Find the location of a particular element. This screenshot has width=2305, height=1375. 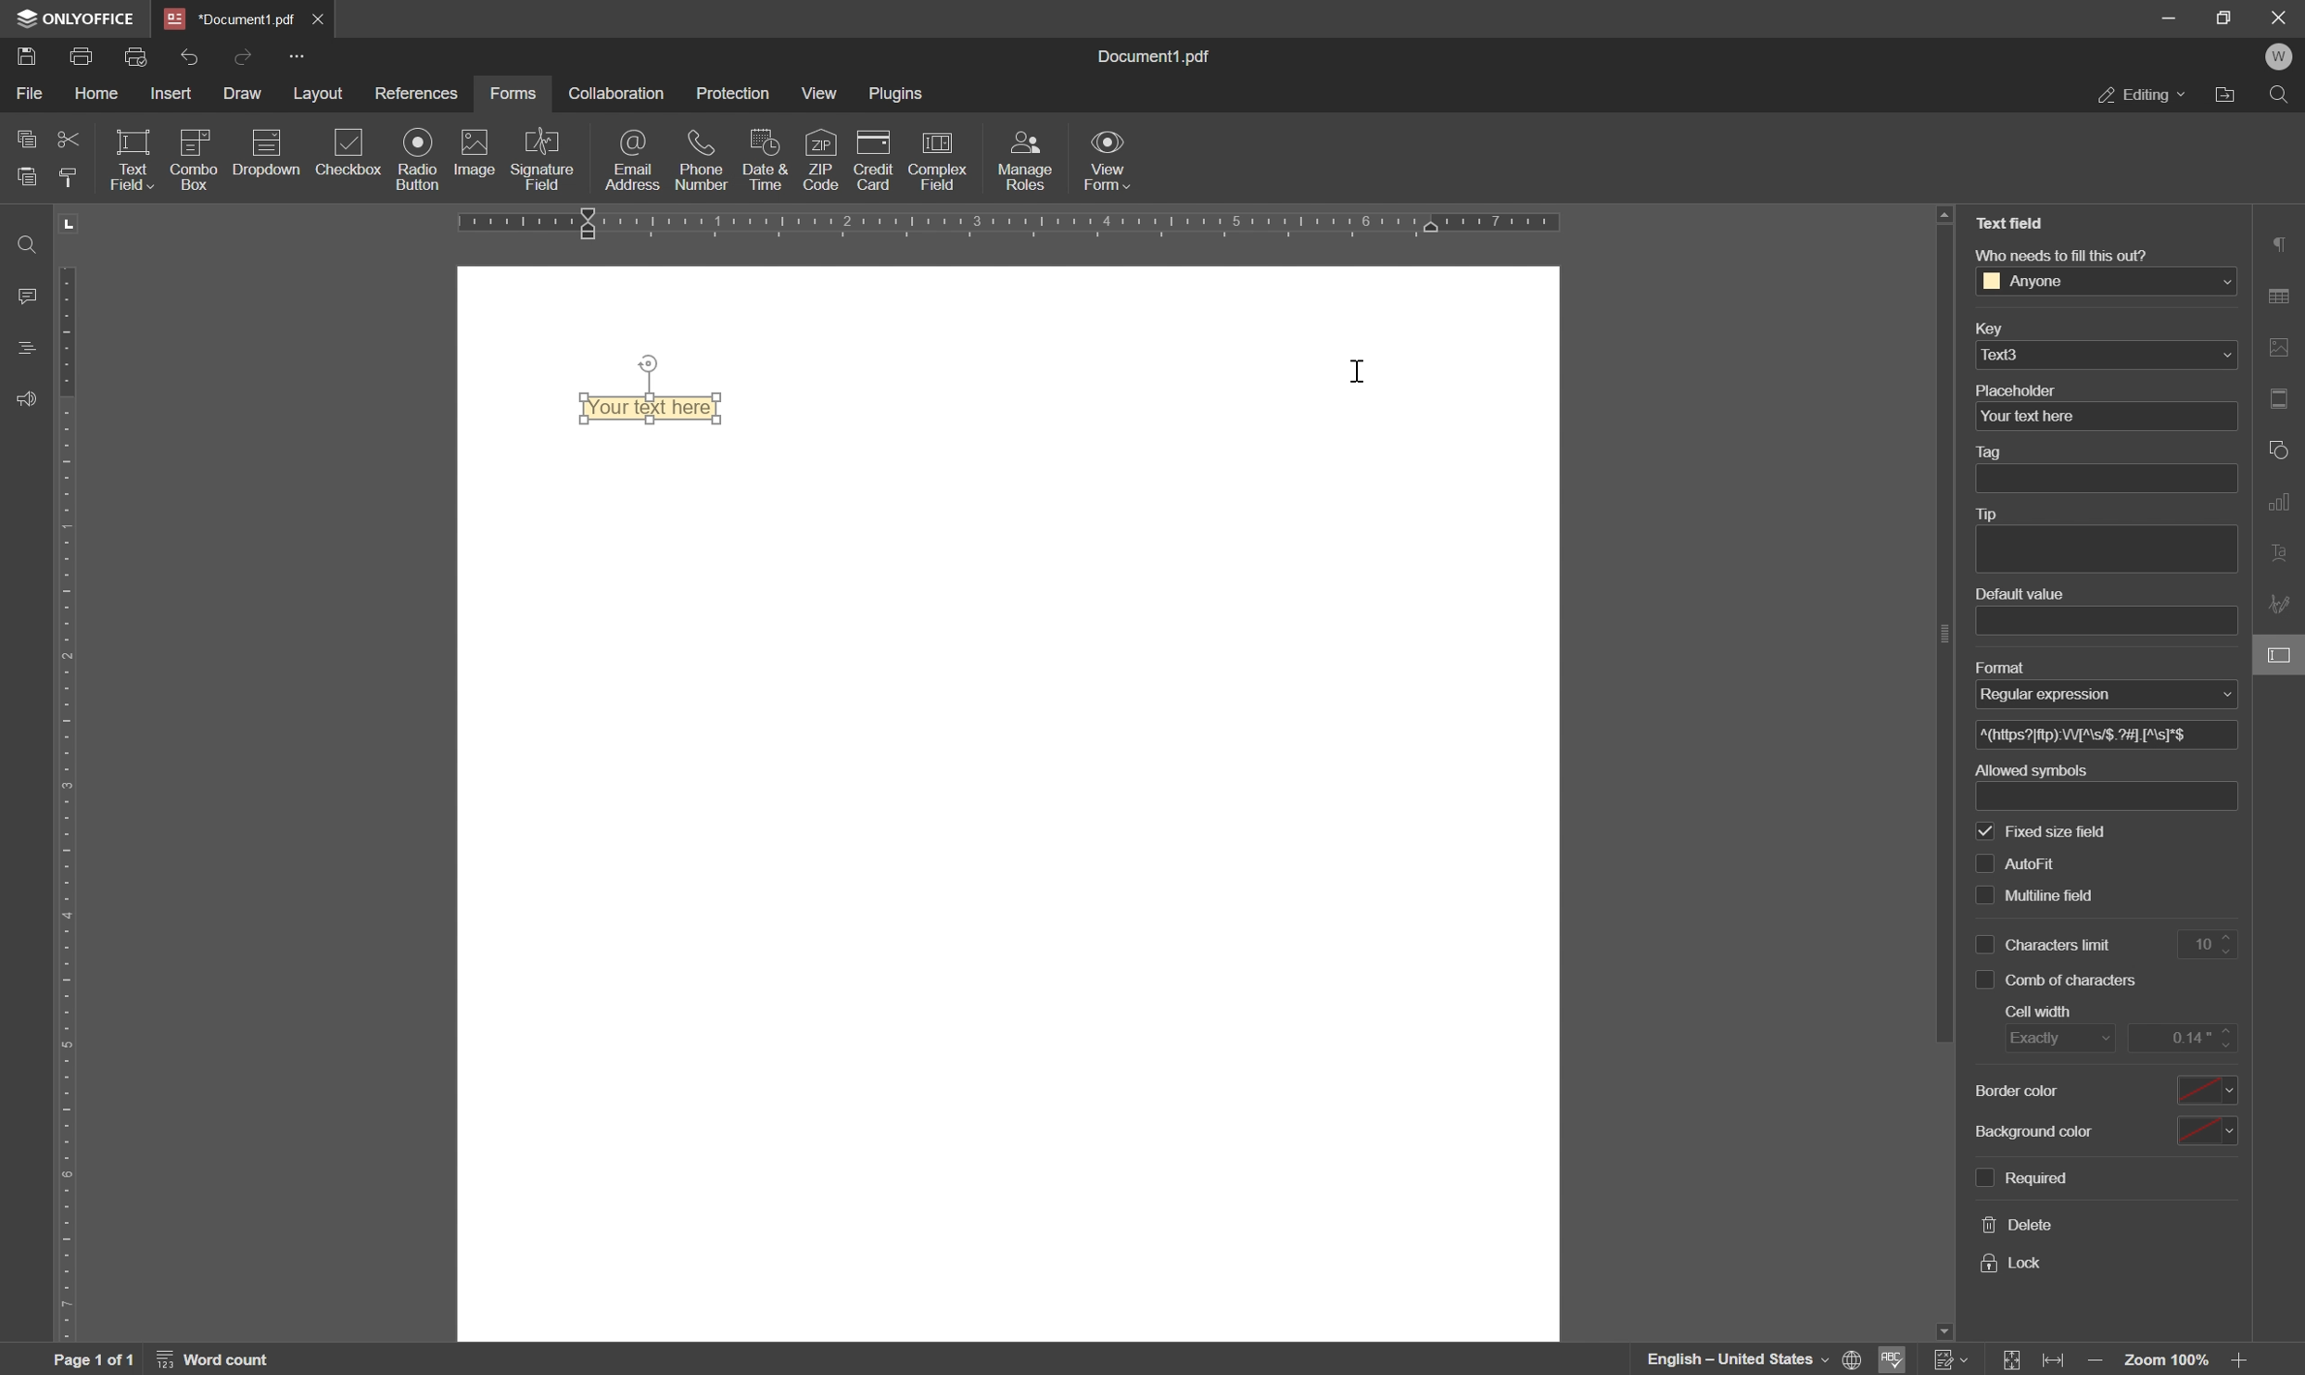

credit card is located at coordinates (875, 160).